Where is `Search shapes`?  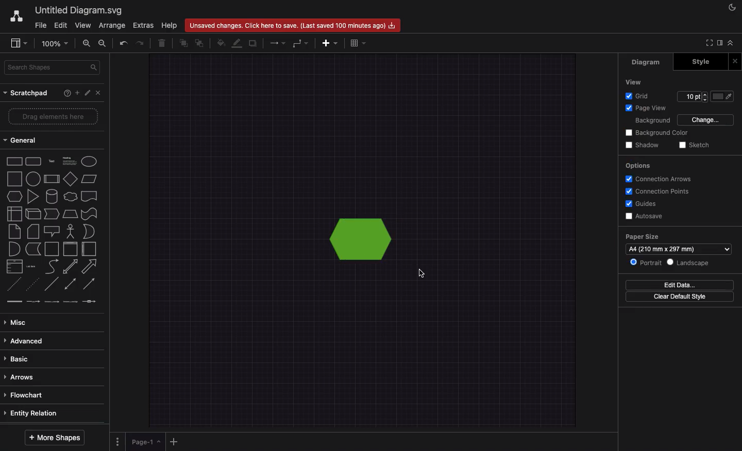 Search shapes is located at coordinates (54, 67).